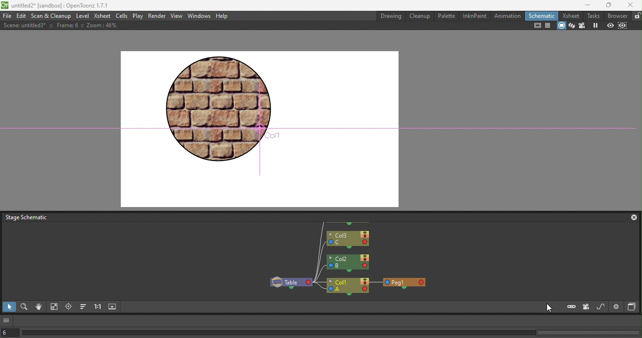  Describe the element at coordinates (617, 307) in the screenshot. I see `Switch output post display mode` at that location.